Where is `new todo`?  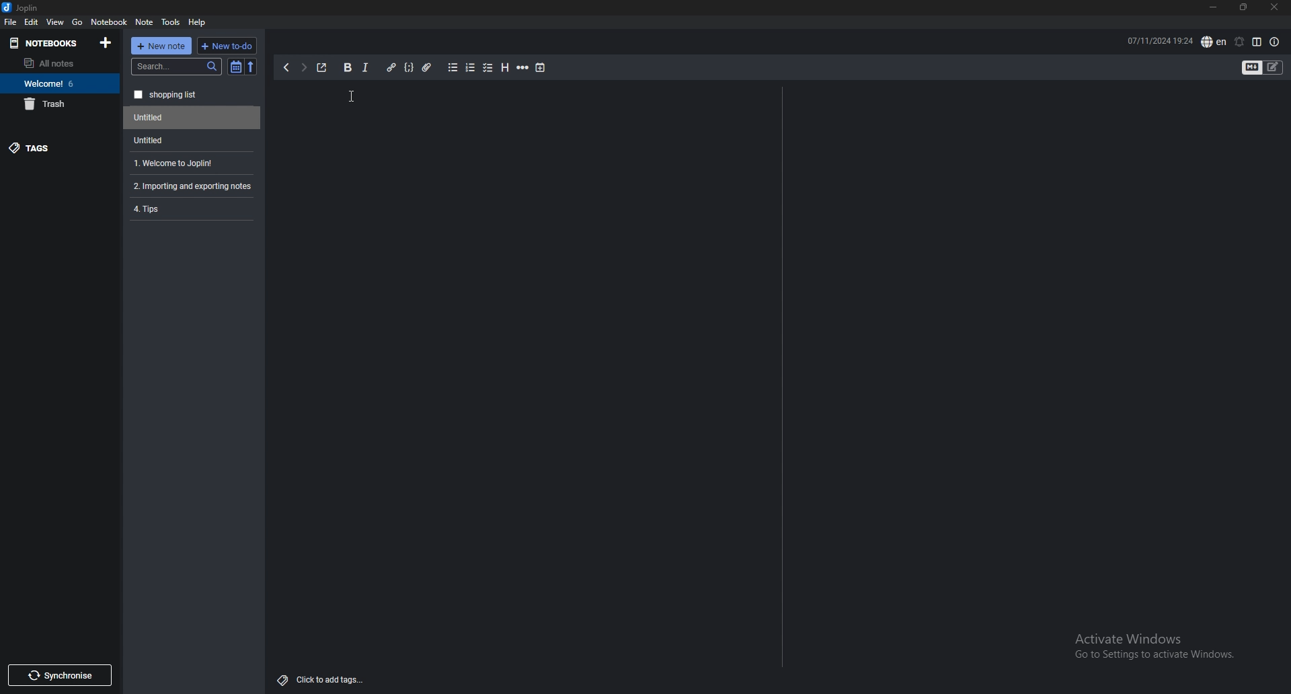 new todo is located at coordinates (225, 46).